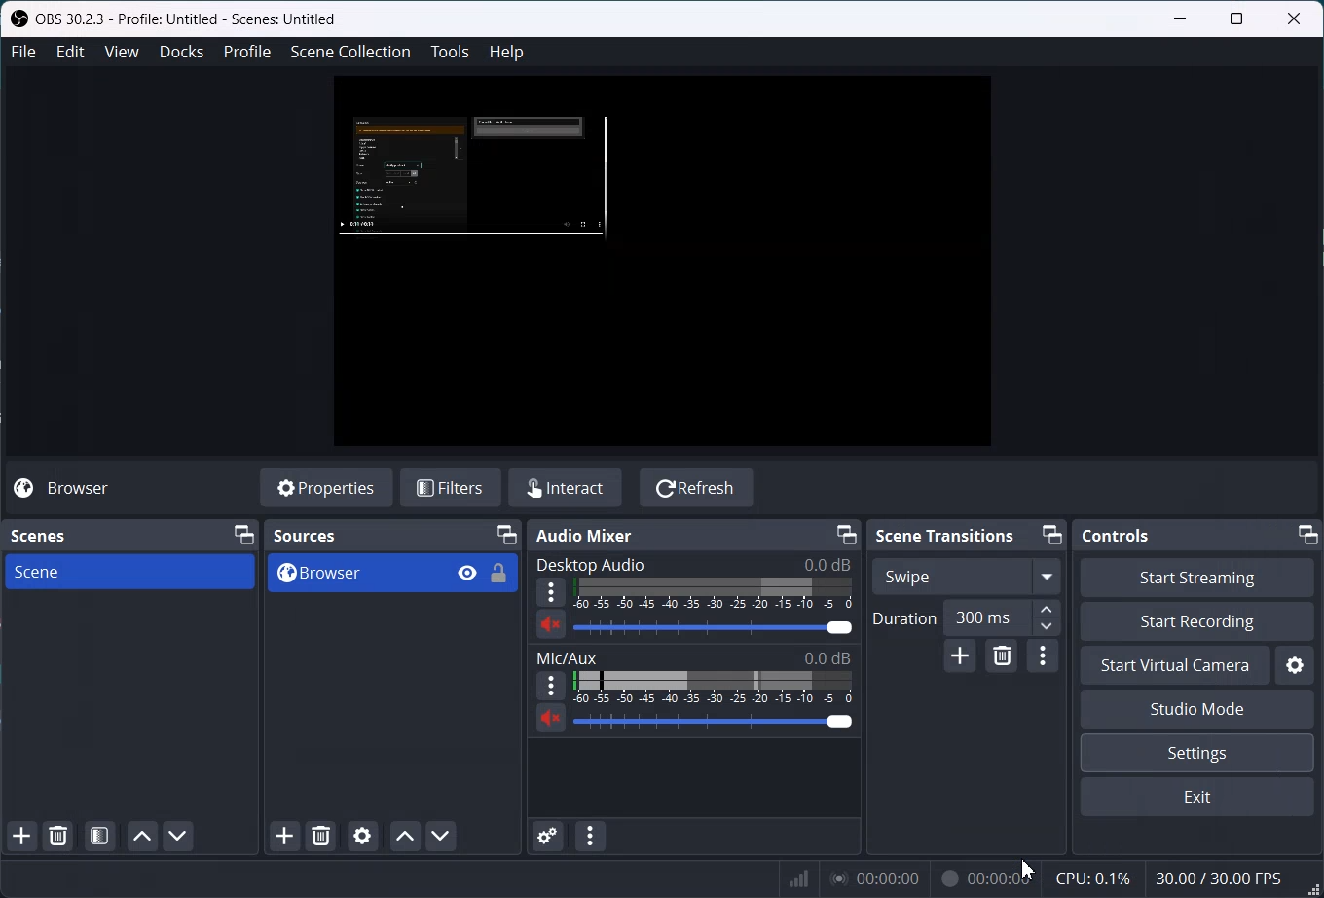 This screenshot has width=1324, height=898. What do you see at coordinates (1197, 577) in the screenshot?
I see `Start Streaming` at bounding box center [1197, 577].